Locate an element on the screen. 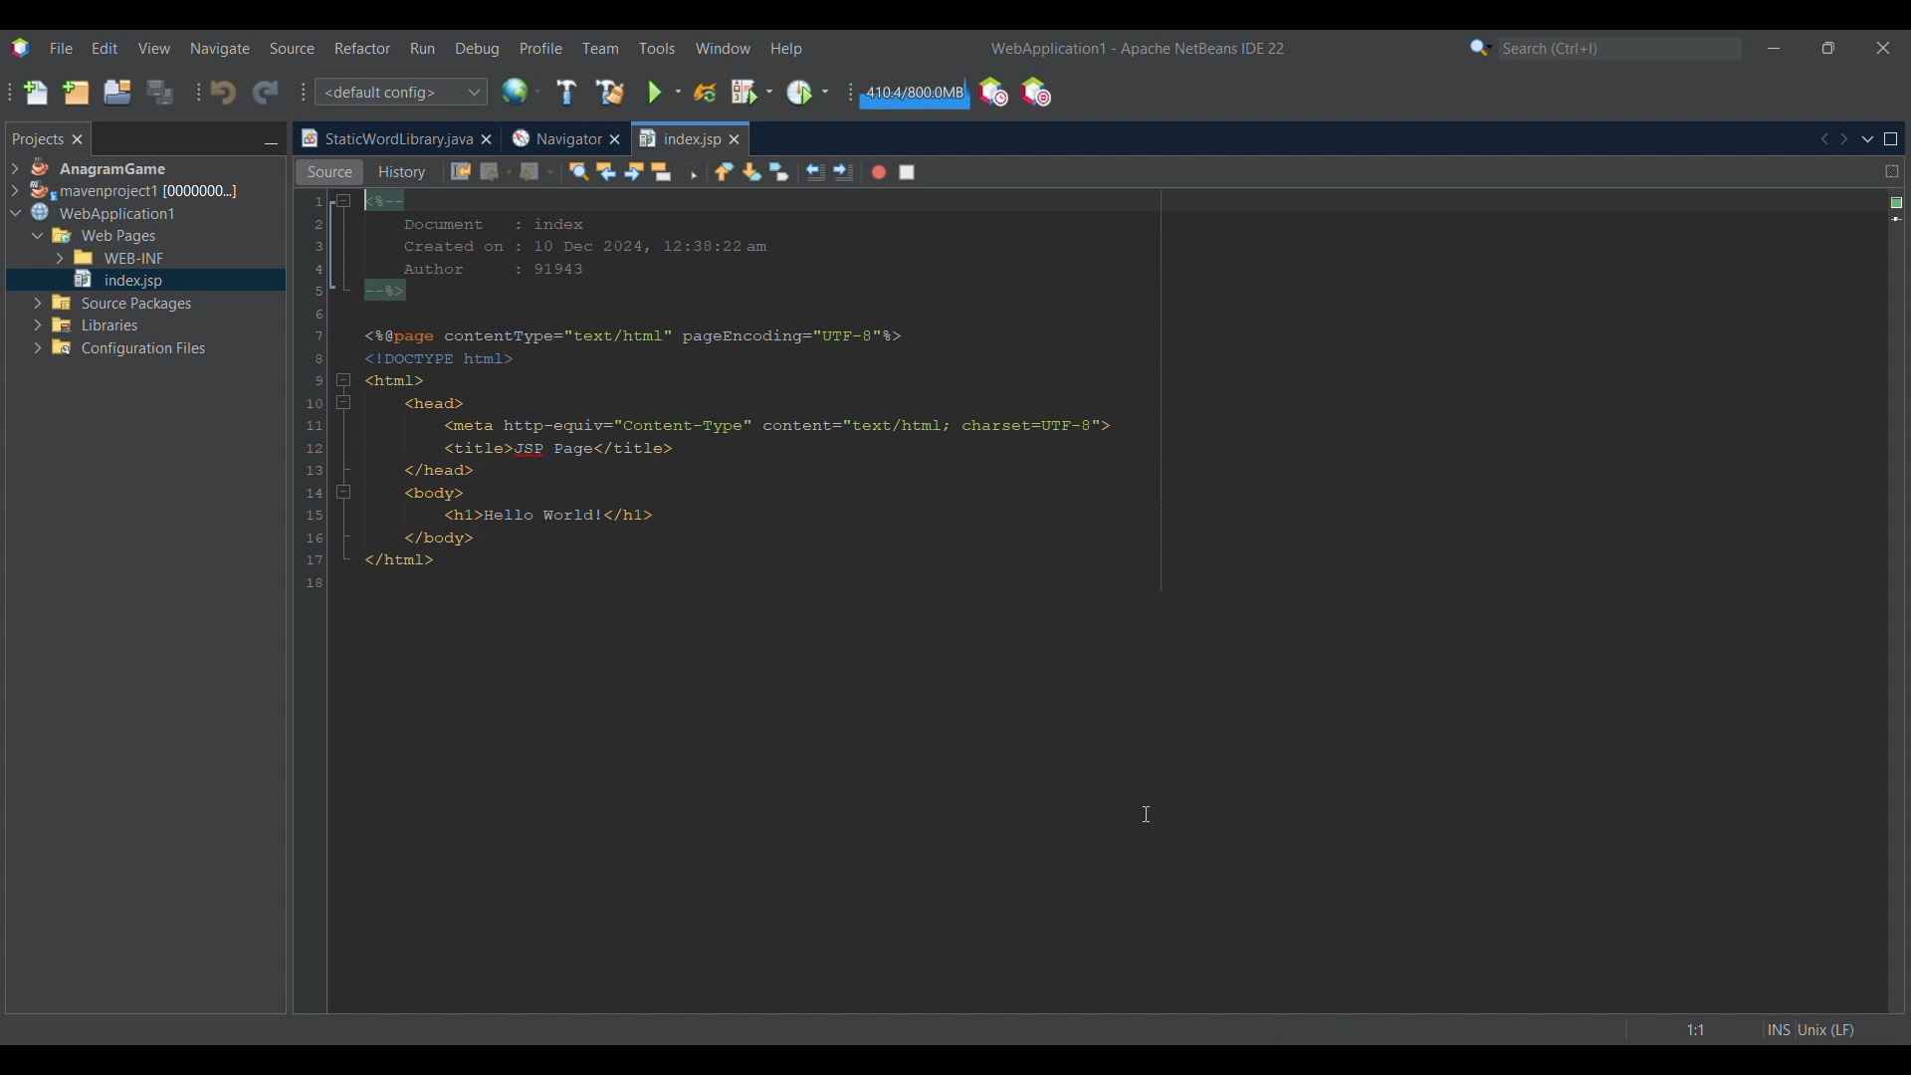 Image resolution: width=1911 pixels, height=1075 pixels. Last edit is located at coordinates (461, 171).